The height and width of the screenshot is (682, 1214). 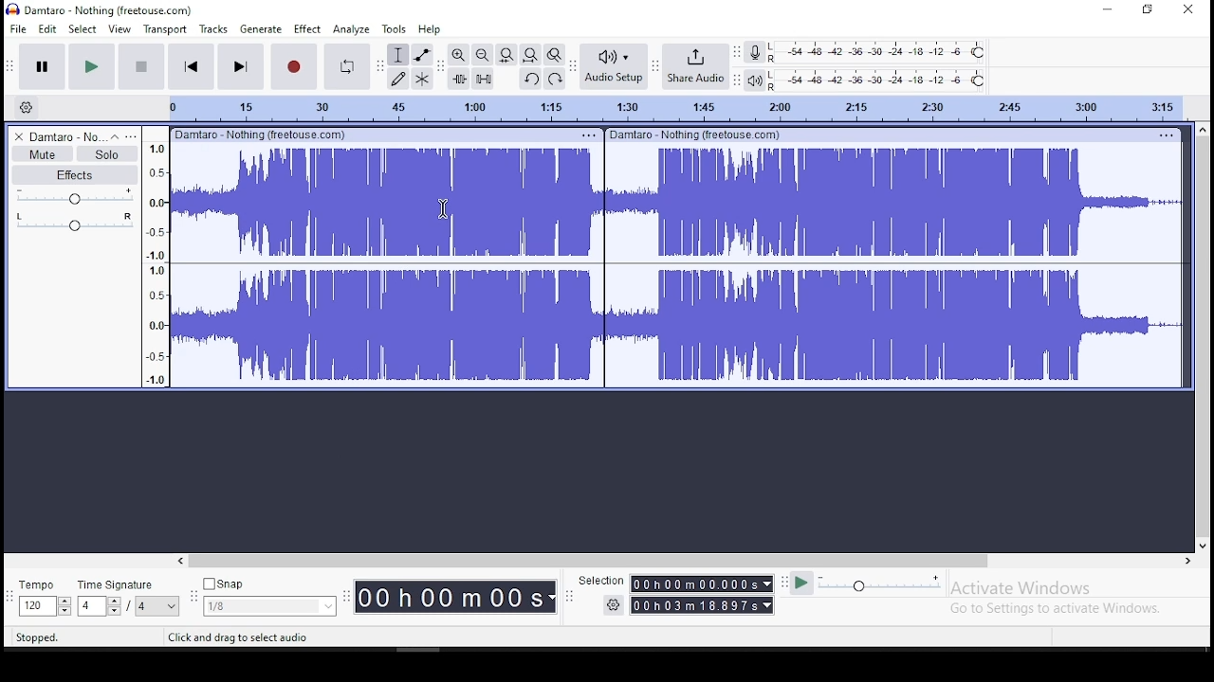 I want to click on play at speed, so click(x=802, y=584).